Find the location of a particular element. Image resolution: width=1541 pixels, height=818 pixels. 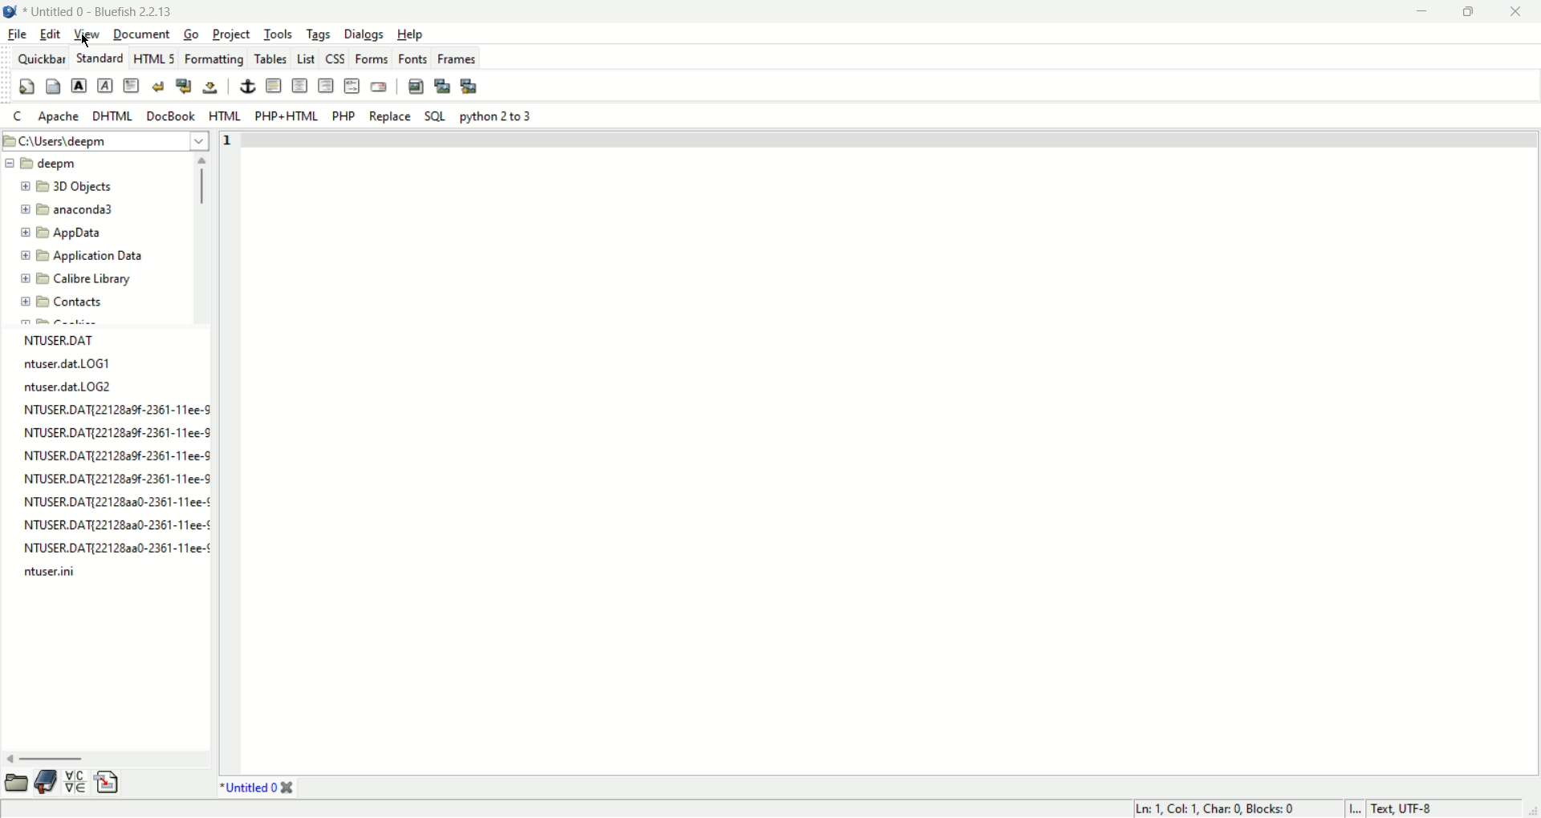

PHP+HTML is located at coordinates (287, 116).